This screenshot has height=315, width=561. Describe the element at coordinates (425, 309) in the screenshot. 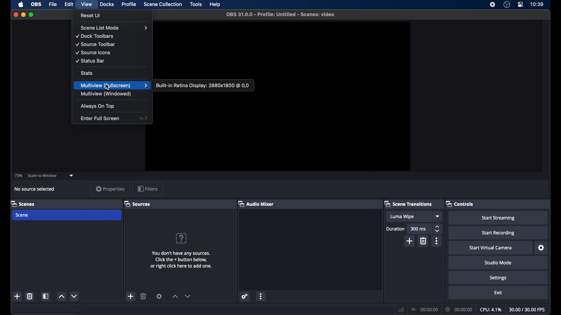

I see `00:00:00` at that location.